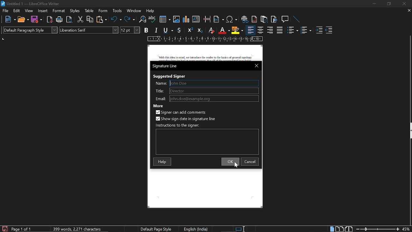 This screenshot has height=232, width=412. What do you see at coordinates (186, 118) in the screenshot?
I see `show sign date in signature line` at bounding box center [186, 118].